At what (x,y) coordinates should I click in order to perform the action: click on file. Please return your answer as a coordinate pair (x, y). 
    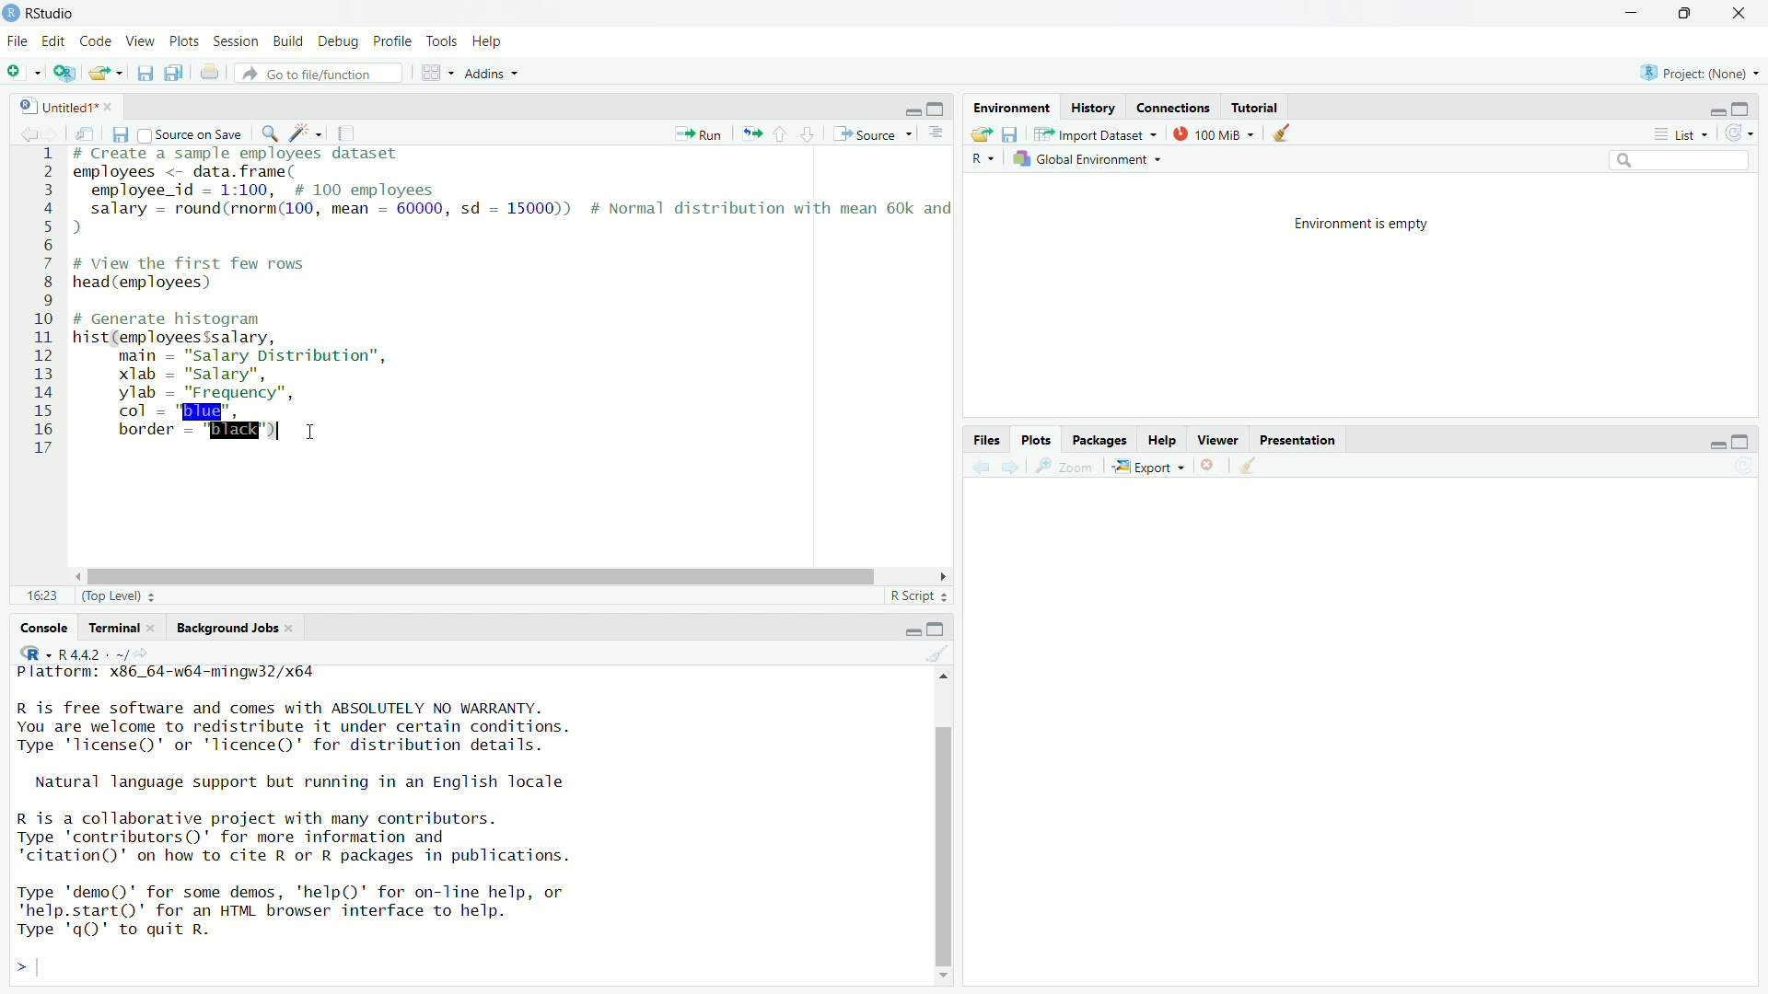
    Looking at the image, I should click on (980, 134).